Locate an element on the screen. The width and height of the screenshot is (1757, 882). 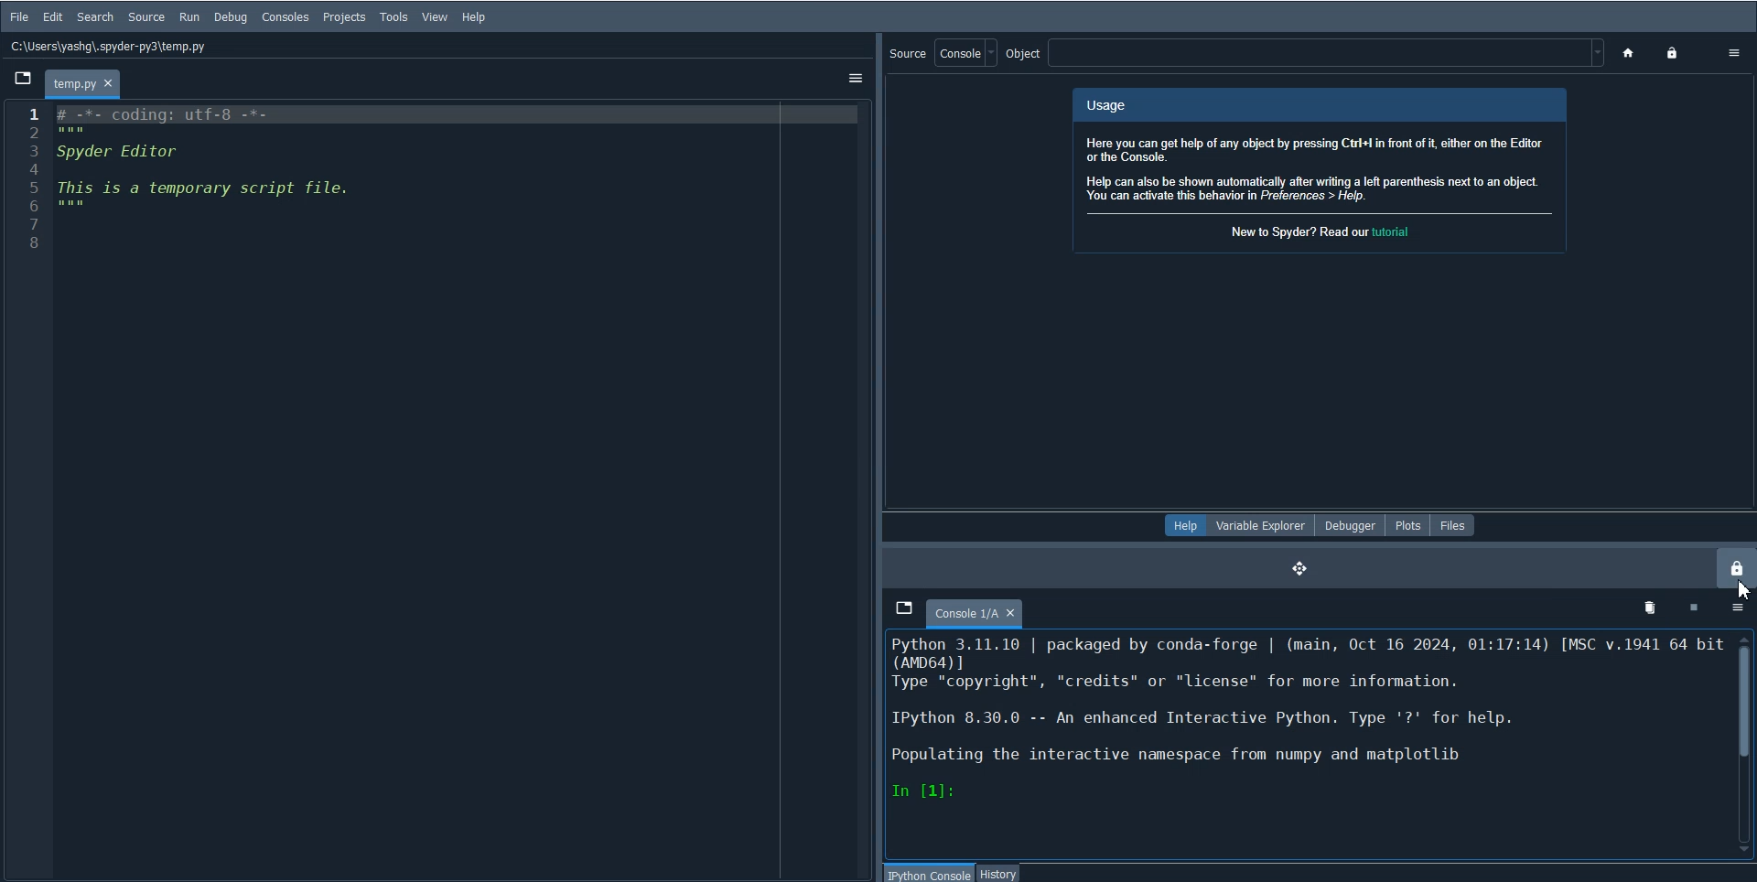
Browse Tab is located at coordinates (905, 609).